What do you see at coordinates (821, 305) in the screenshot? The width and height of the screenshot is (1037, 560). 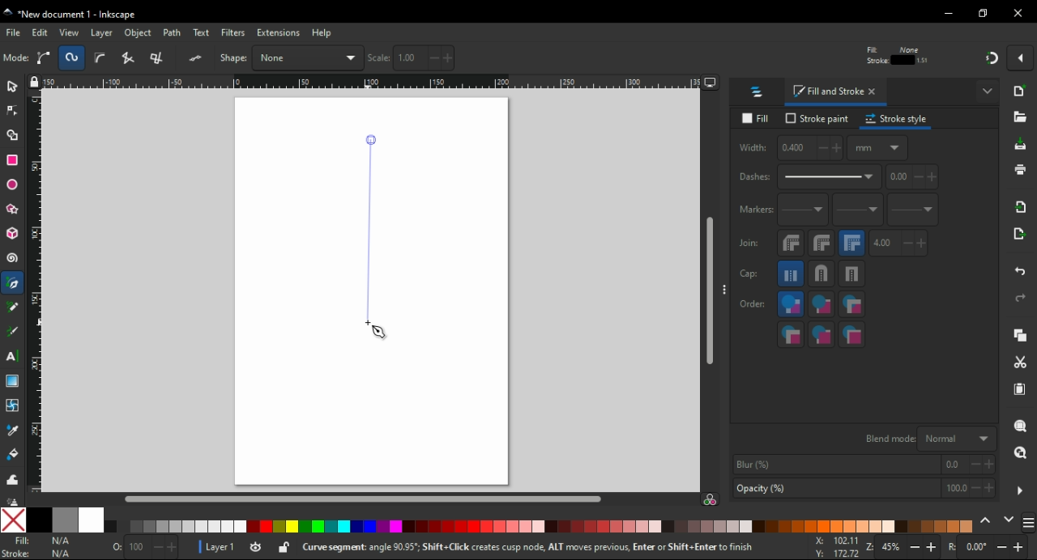 I see `stroke,fill,markers` at bounding box center [821, 305].